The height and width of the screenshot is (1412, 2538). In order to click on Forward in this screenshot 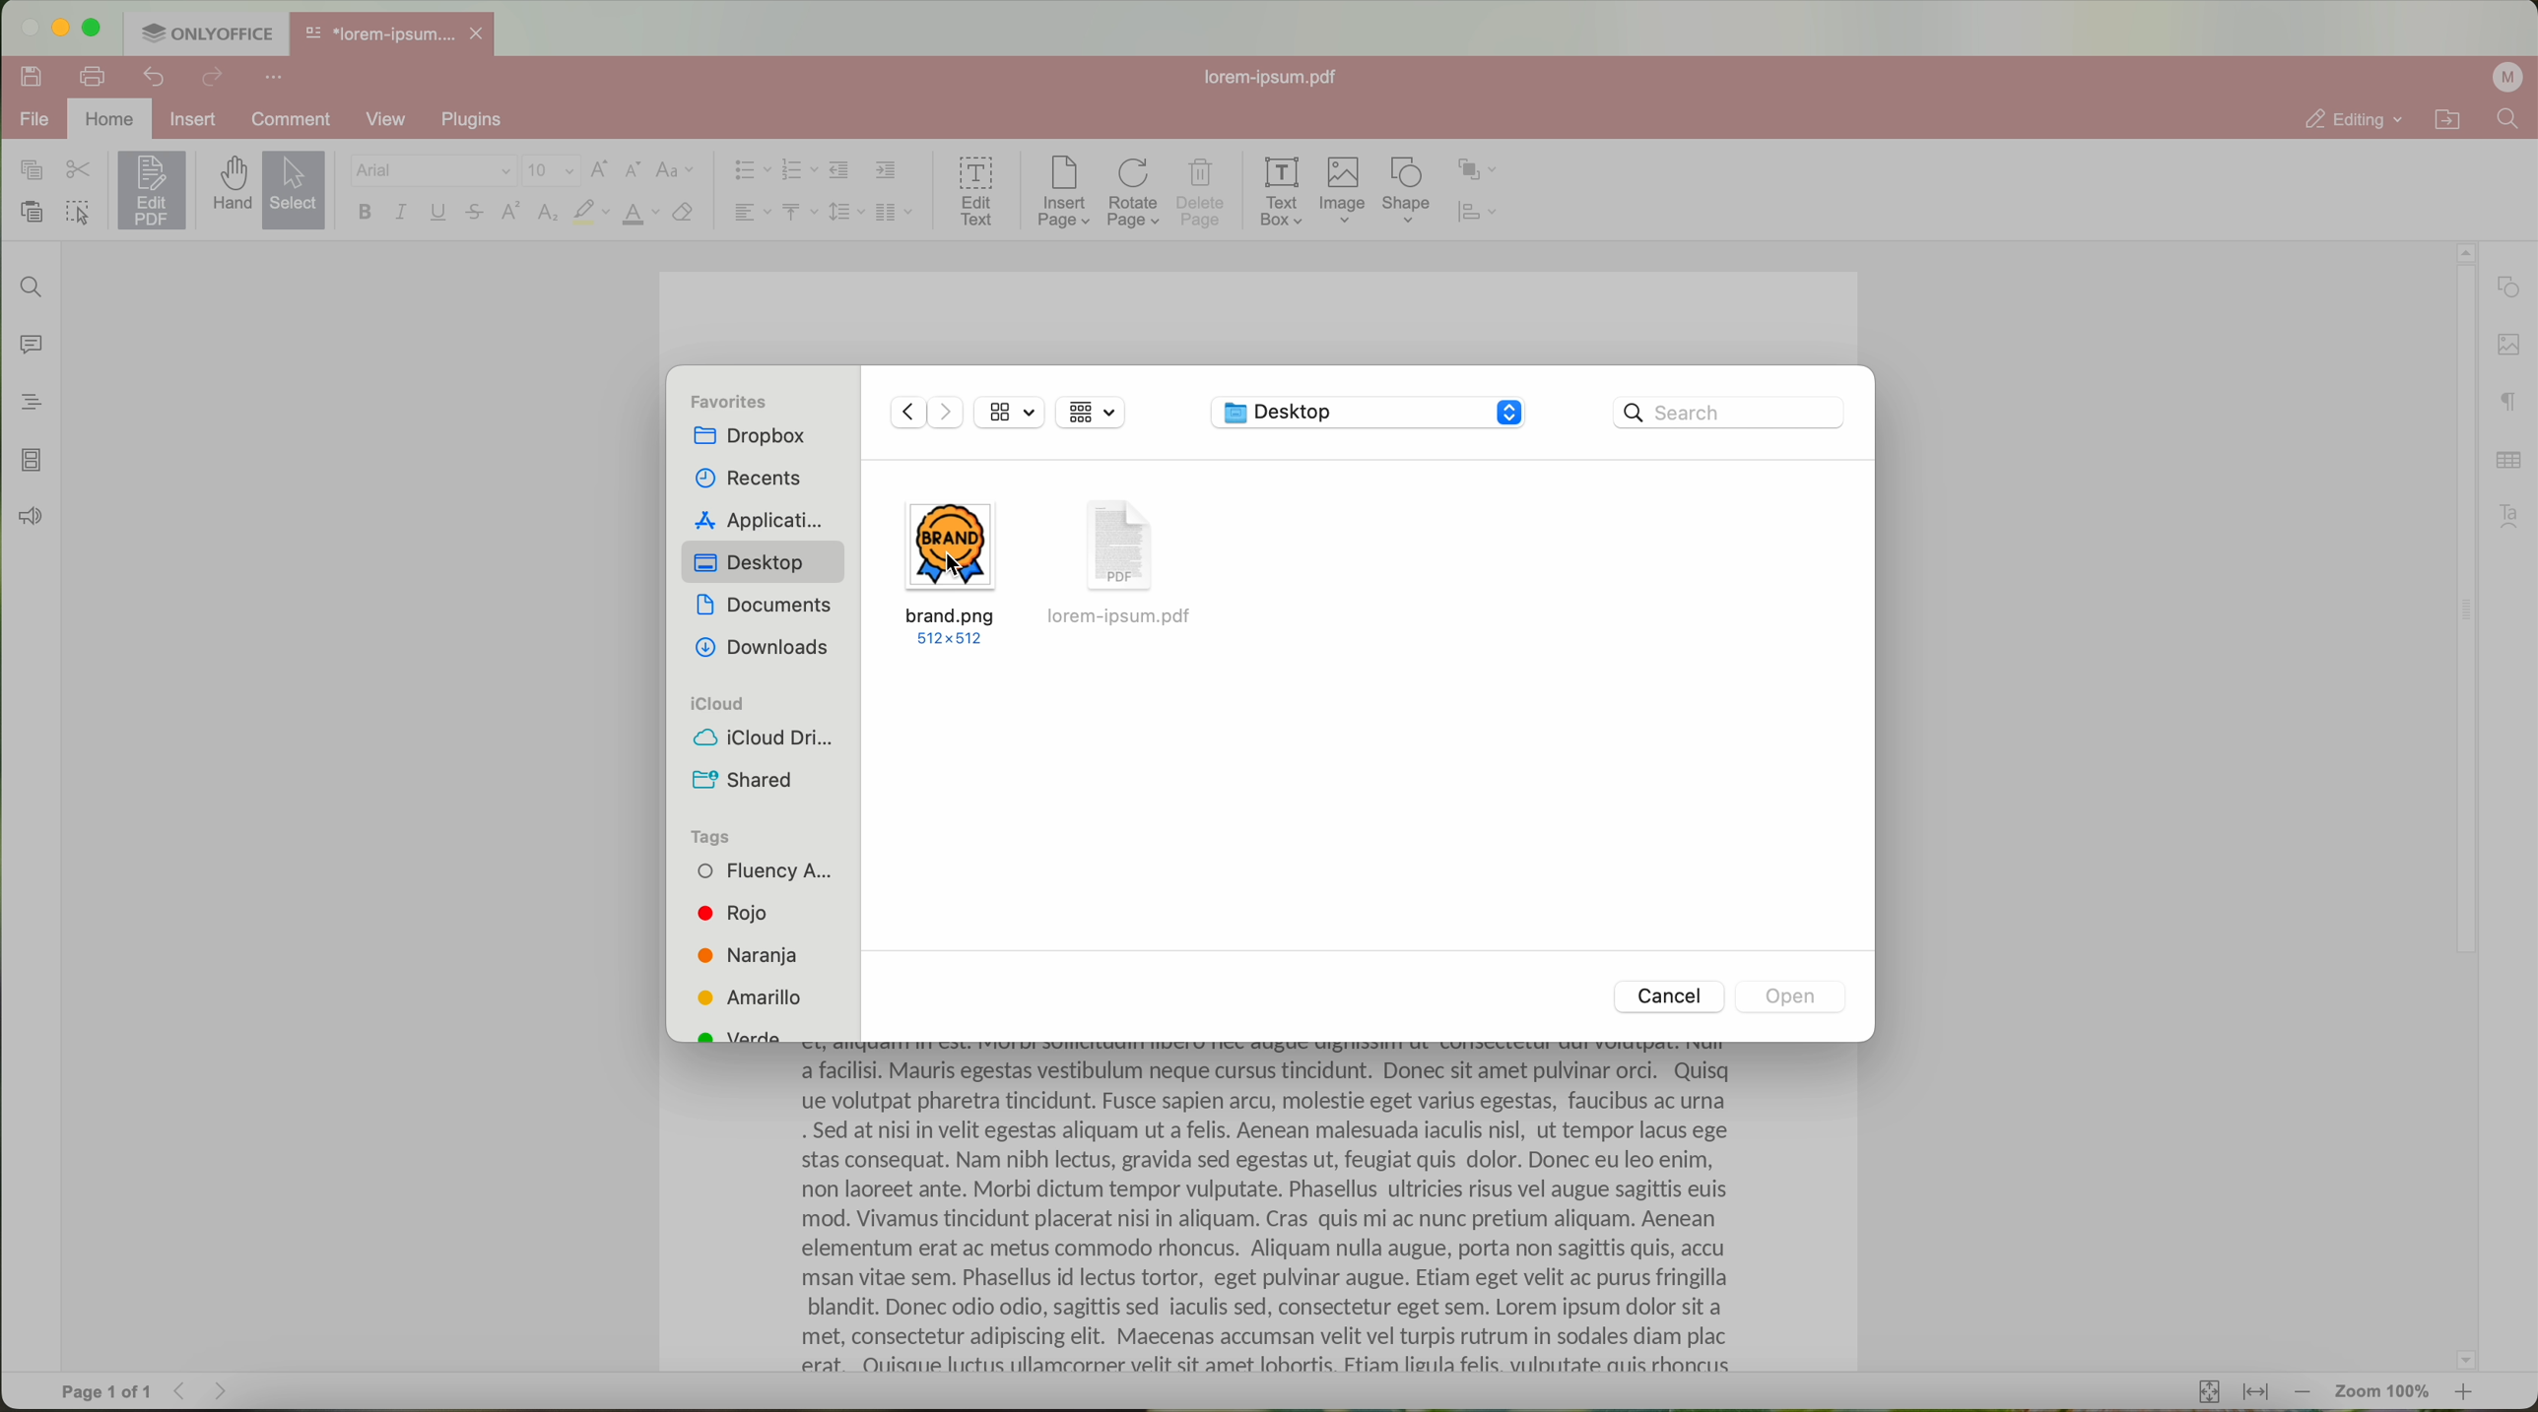, I will do `click(228, 1390)`.